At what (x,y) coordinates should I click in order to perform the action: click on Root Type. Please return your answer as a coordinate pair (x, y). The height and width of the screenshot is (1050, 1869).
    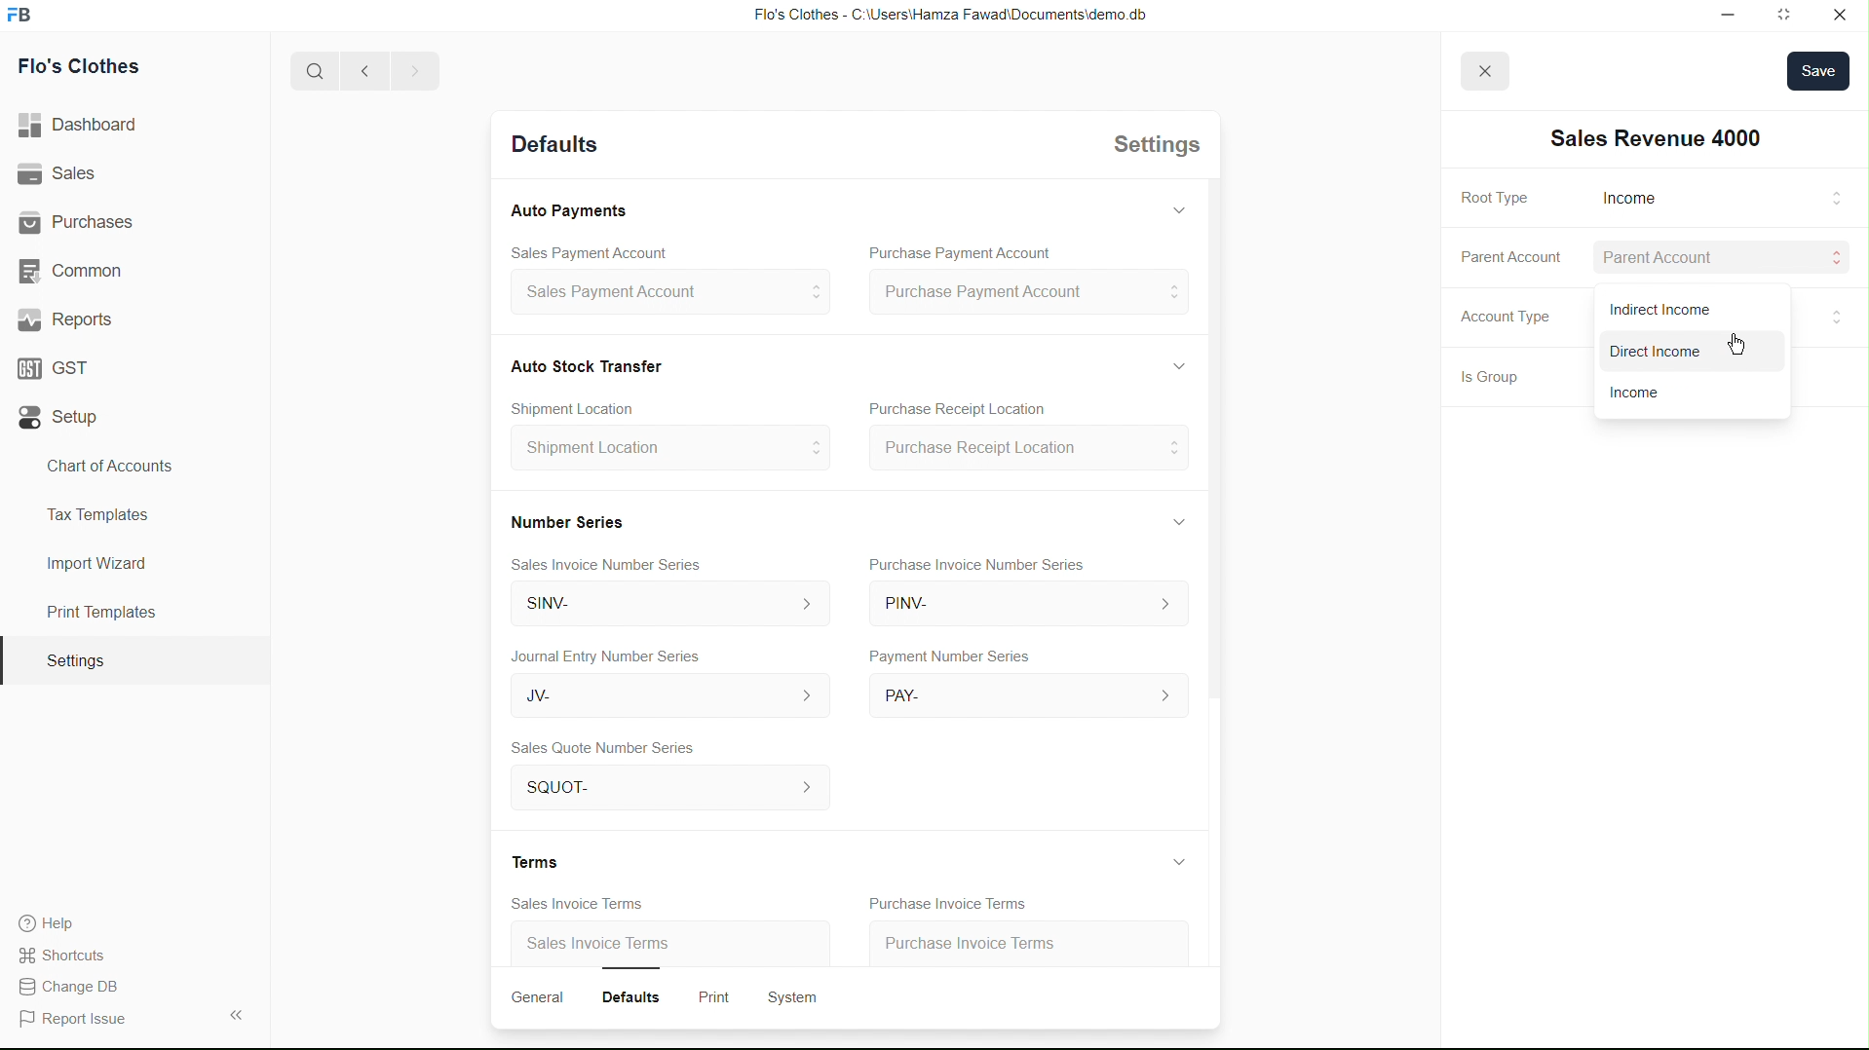
    Looking at the image, I should click on (1492, 199).